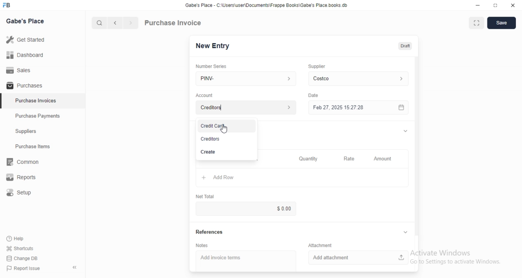 The height and width of the screenshot is (278, 522). I want to click on Change DB, so click(22, 258).